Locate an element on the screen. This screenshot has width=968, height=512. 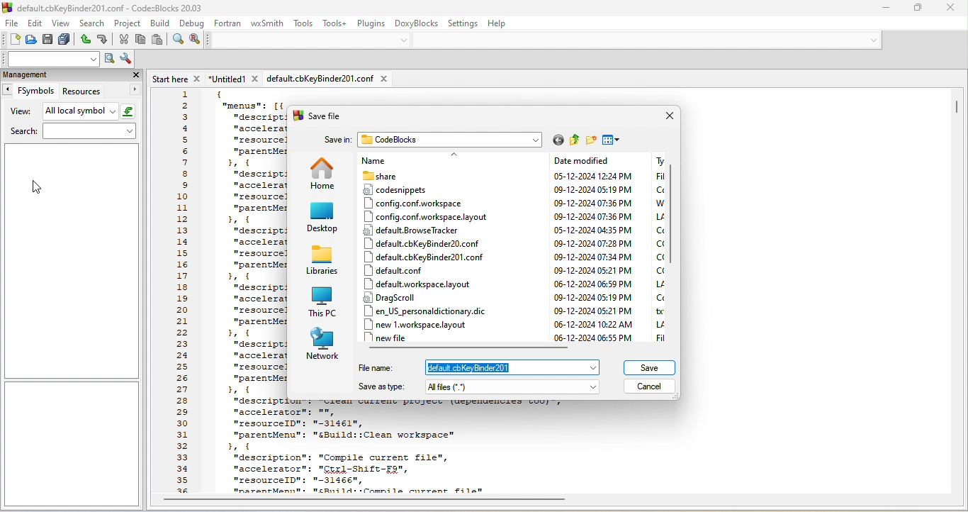
new is located at coordinates (11, 40).